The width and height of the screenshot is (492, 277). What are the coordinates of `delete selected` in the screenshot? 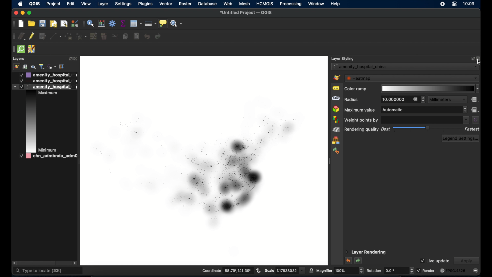 It's located at (104, 36).